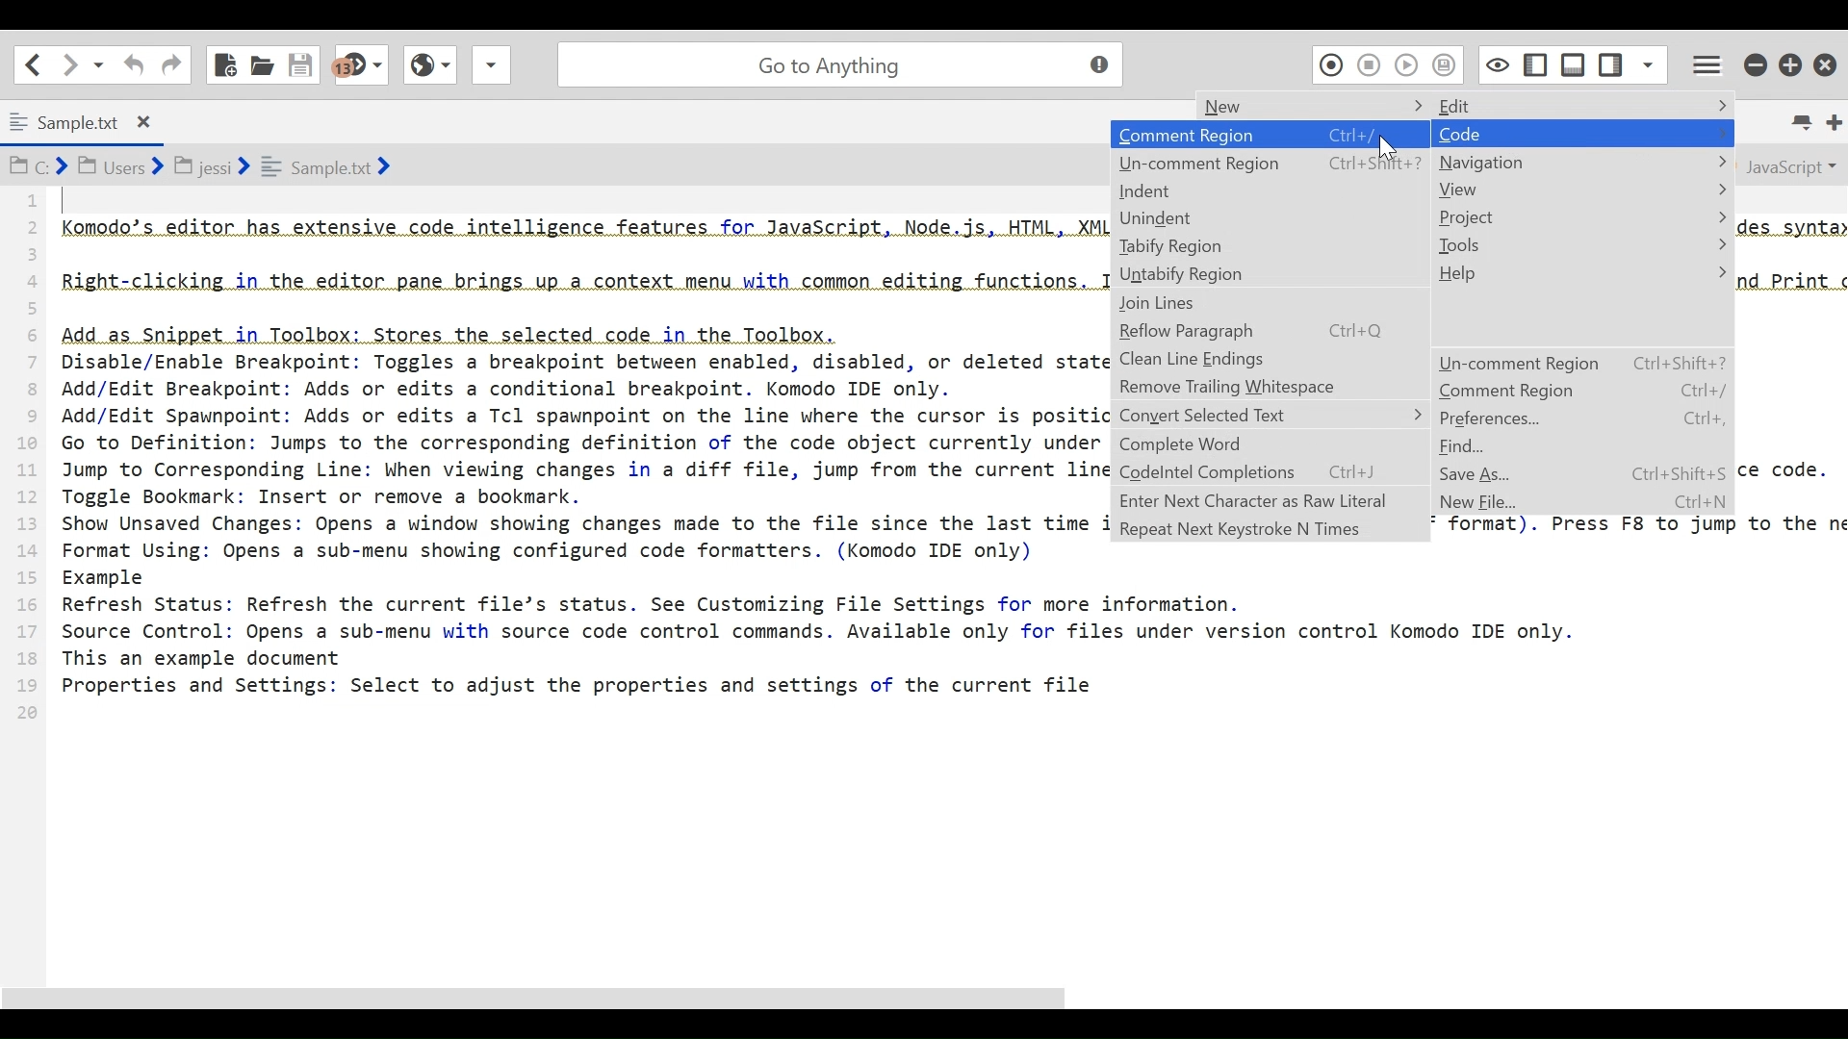 This screenshot has height=1039, width=1848. Describe the element at coordinates (1580, 363) in the screenshot. I see `Un-comment region` at that location.